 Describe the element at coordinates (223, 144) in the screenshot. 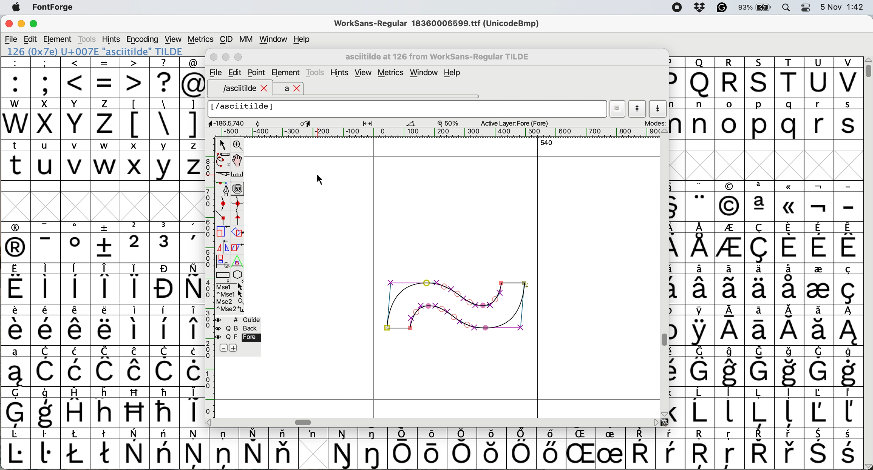

I see `select` at that location.